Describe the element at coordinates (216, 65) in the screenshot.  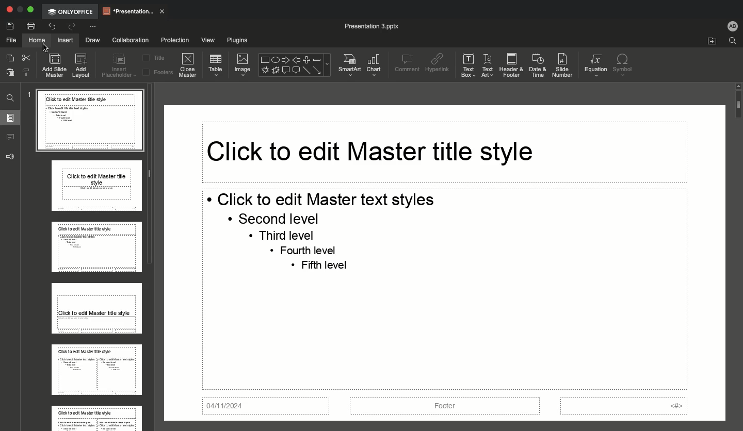
I see `Table` at that location.